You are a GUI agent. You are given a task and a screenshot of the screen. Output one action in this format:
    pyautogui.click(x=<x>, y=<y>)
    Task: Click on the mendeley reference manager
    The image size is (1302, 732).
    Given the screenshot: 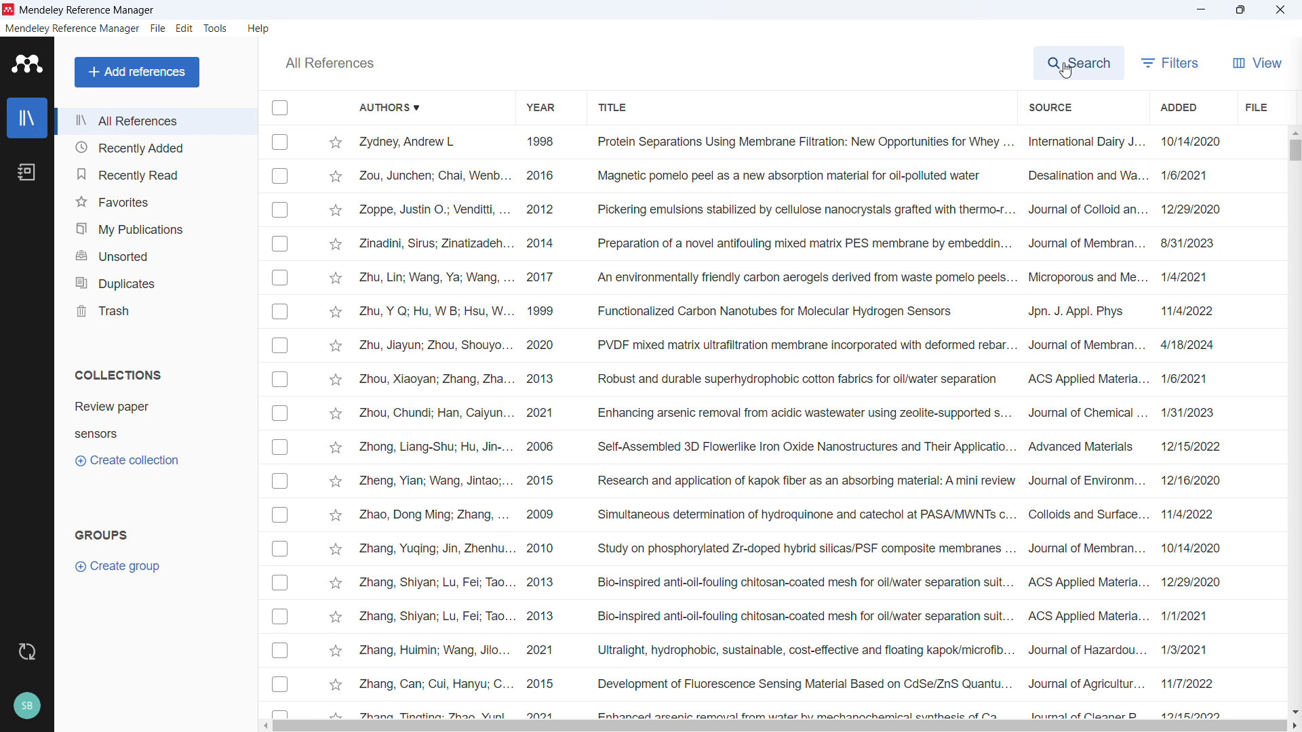 What is the action you would take?
    pyautogui.click(x=87, y=9)
    